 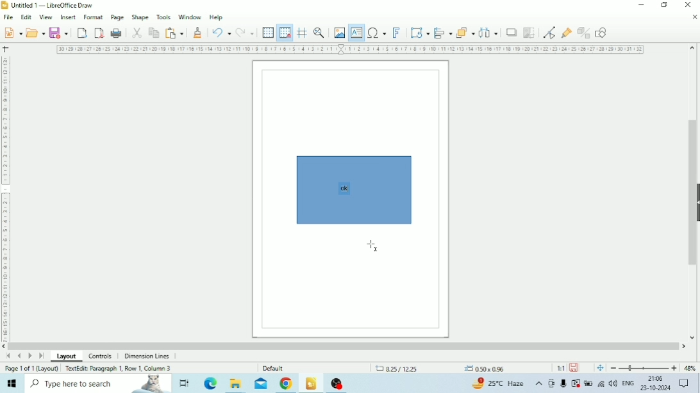 I want to click on Insert Image, so click(x=339, y=33).